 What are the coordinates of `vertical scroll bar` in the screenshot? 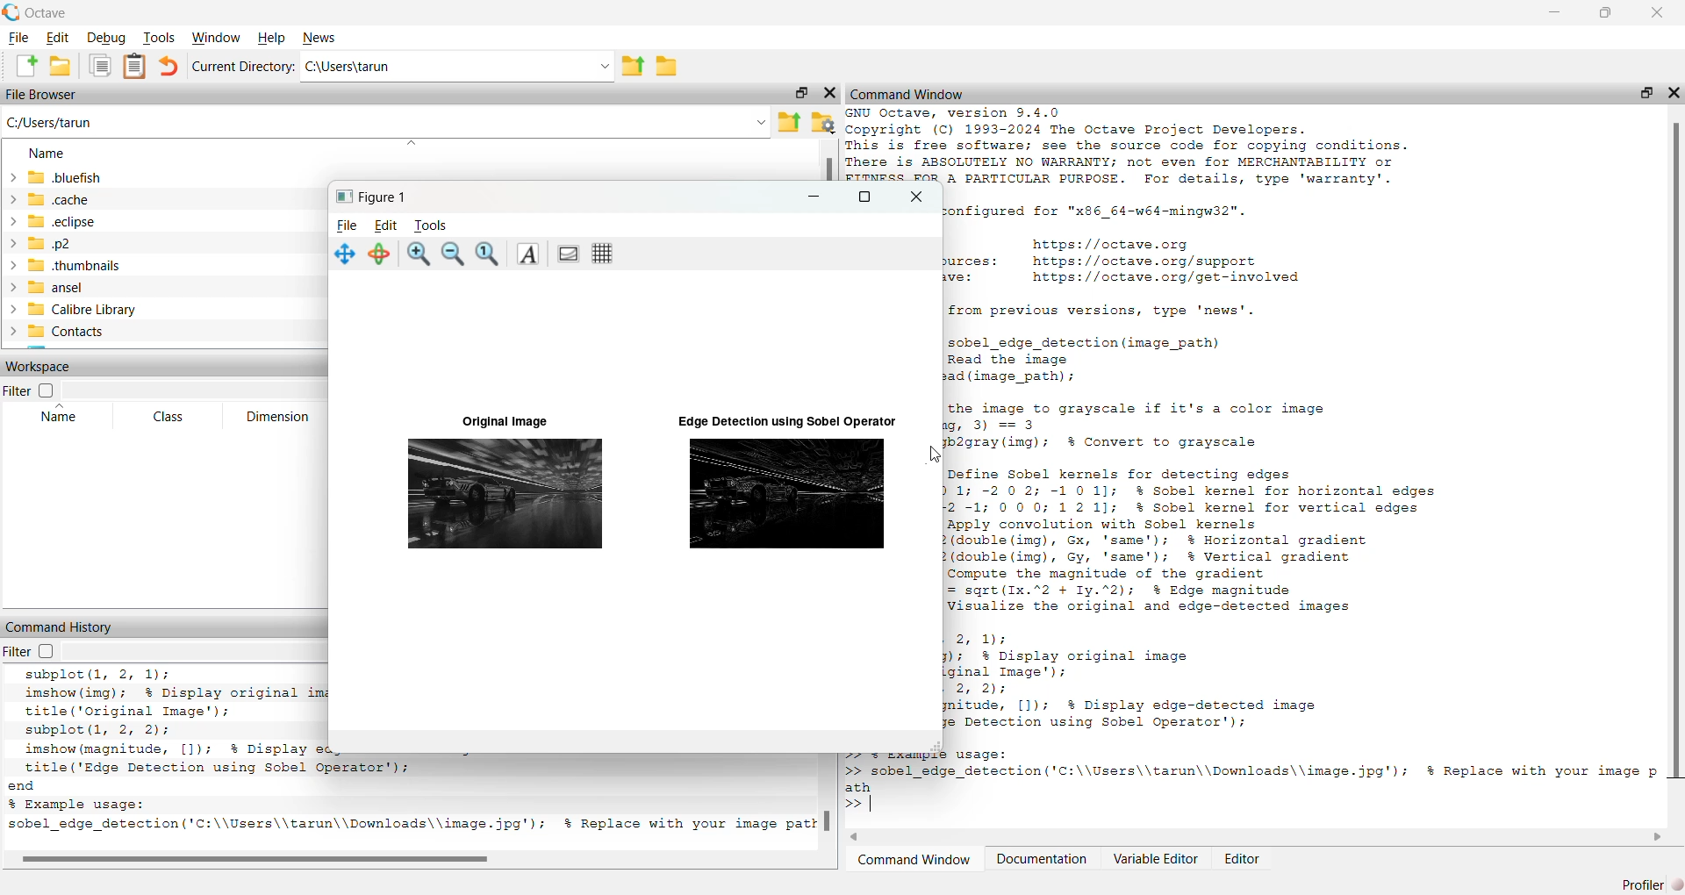 It's located at (1673, 452).